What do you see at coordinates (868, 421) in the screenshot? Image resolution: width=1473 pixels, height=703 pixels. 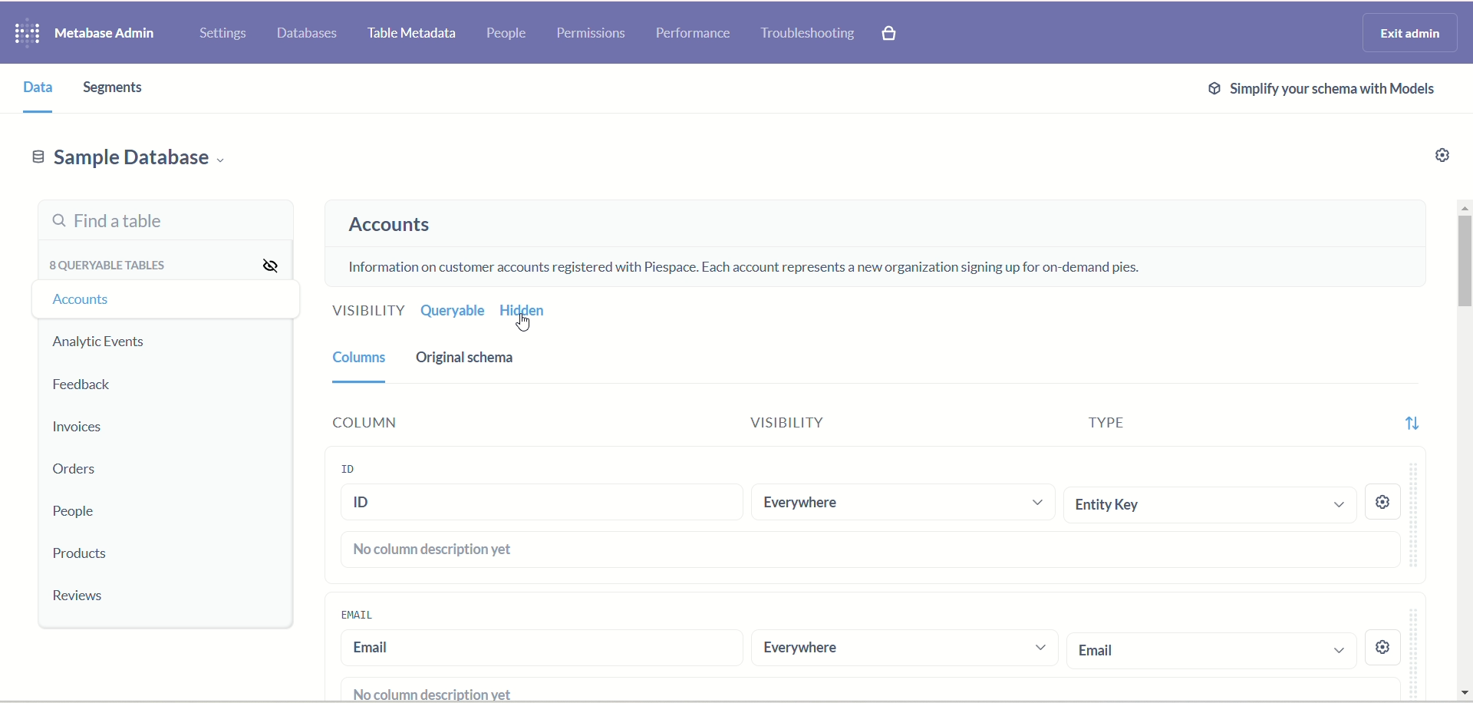 I see `visibility label` at bounding box center [868, 421].